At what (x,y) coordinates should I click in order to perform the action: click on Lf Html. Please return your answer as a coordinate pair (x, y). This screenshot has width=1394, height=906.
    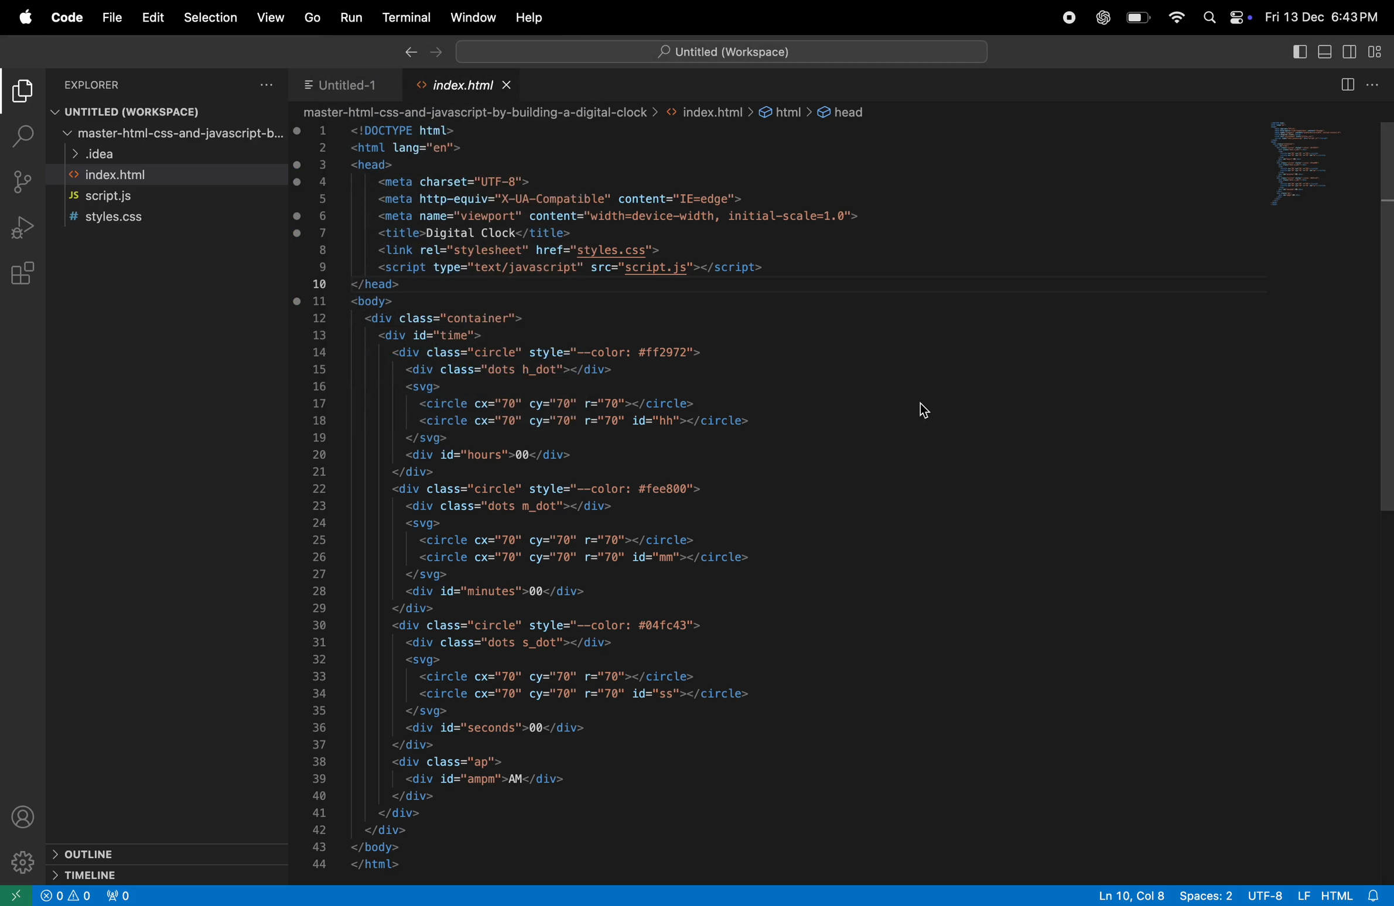
    Looking at the image, I should click on (1338, 895).